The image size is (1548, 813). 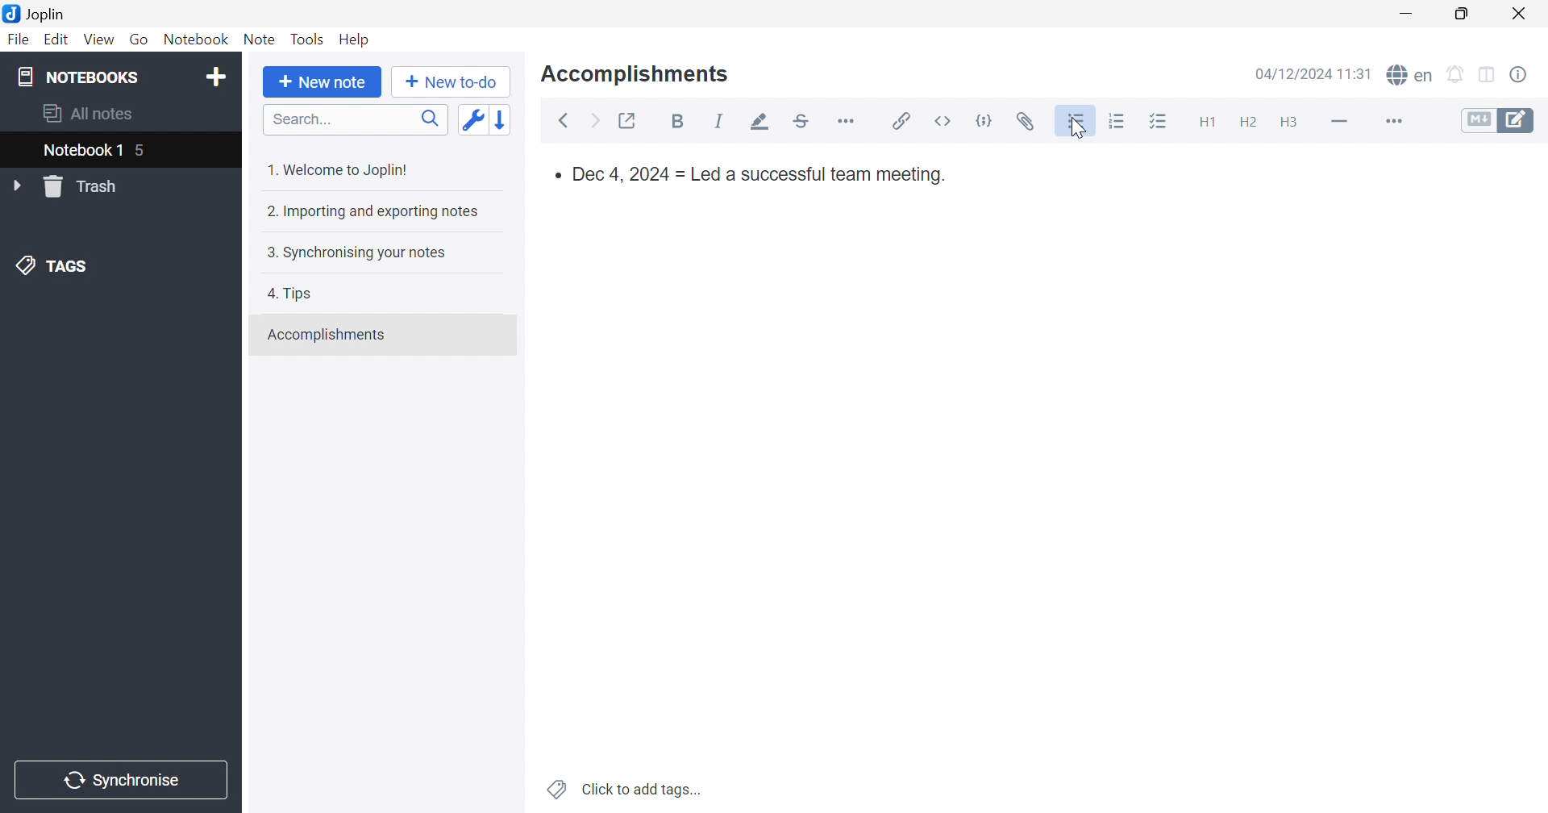 What do you see at coordinates (551, 176) in the screenshot?
I see `bullet point` at bounding box center [551, 176].